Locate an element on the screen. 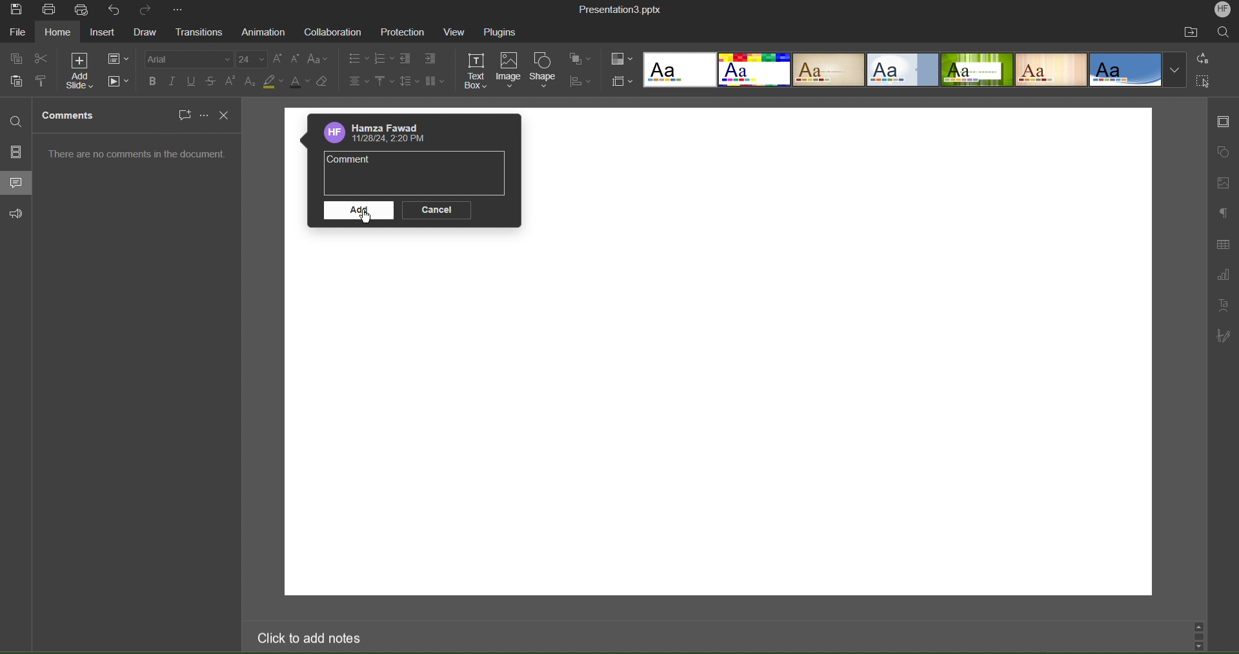 The height and width of the screenshot is (654, 1239). Slide Settings is located at coordinates (1224, 122).